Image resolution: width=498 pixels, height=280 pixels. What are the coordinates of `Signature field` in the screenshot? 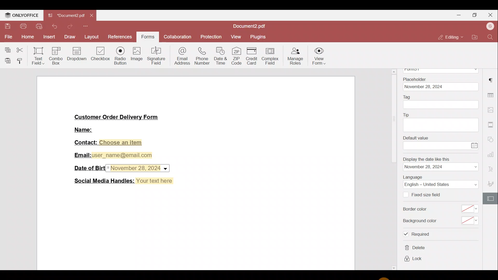 It's located at (157, 55).